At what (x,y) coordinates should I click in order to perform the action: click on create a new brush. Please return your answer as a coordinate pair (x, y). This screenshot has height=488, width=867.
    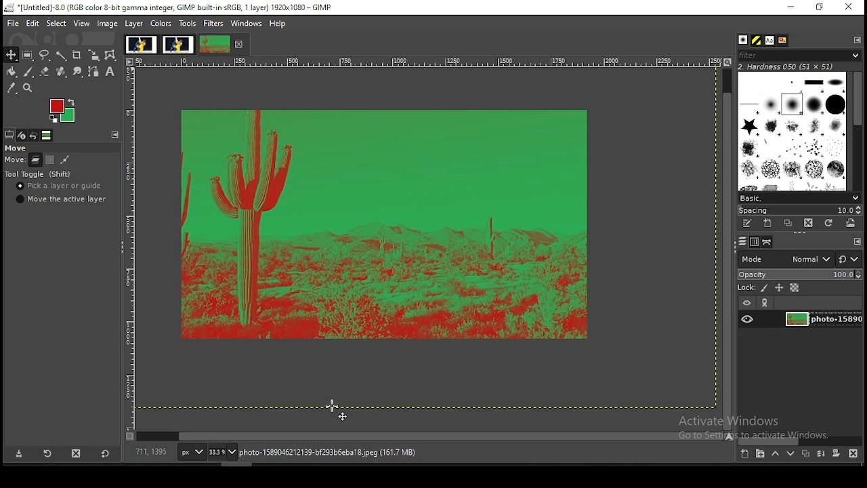
    Looking at the image, I should click on (769, 224).